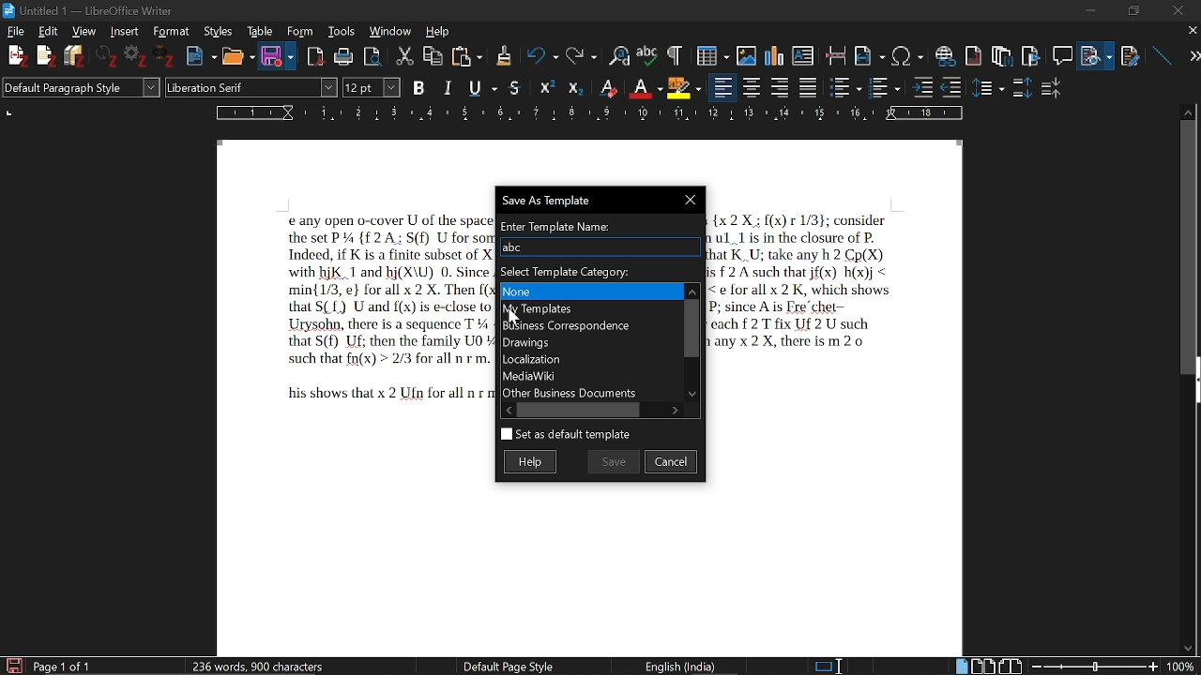 The height and width of the screenshot is (675, 1201). I want to click on , so click(549, 86).